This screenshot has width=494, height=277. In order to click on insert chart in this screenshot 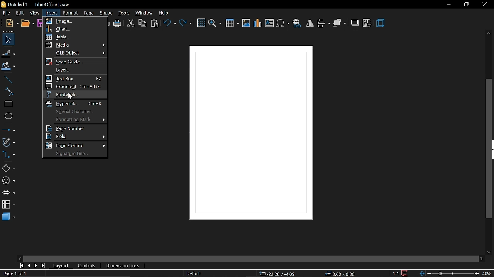, I will do `click(258, 24)`.